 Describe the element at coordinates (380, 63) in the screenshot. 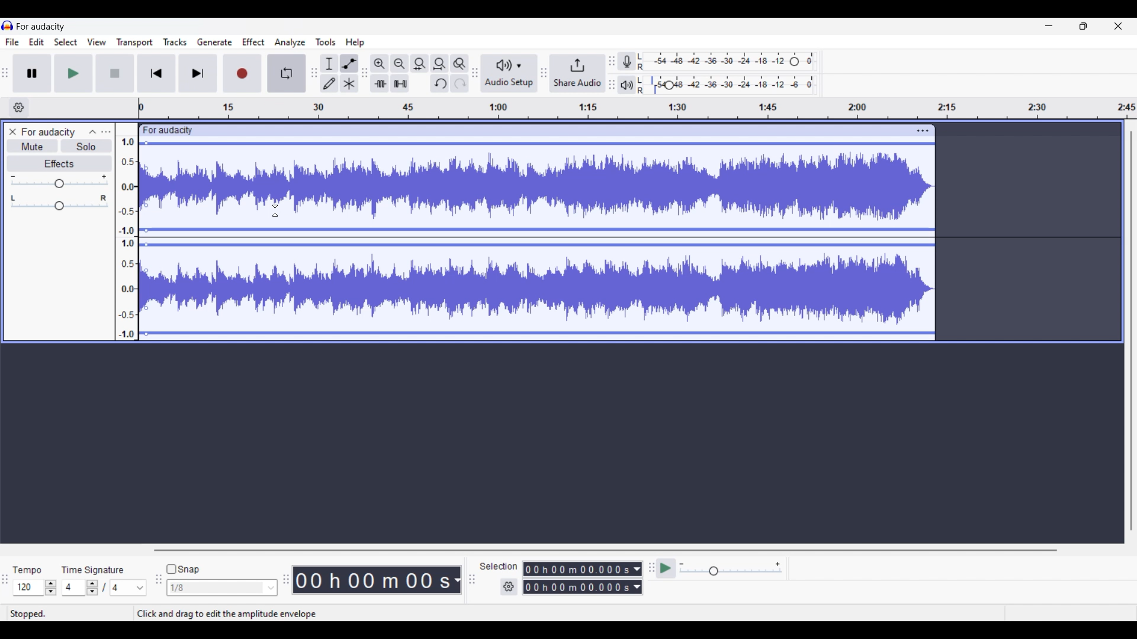

I see `Zoom in` at that location.